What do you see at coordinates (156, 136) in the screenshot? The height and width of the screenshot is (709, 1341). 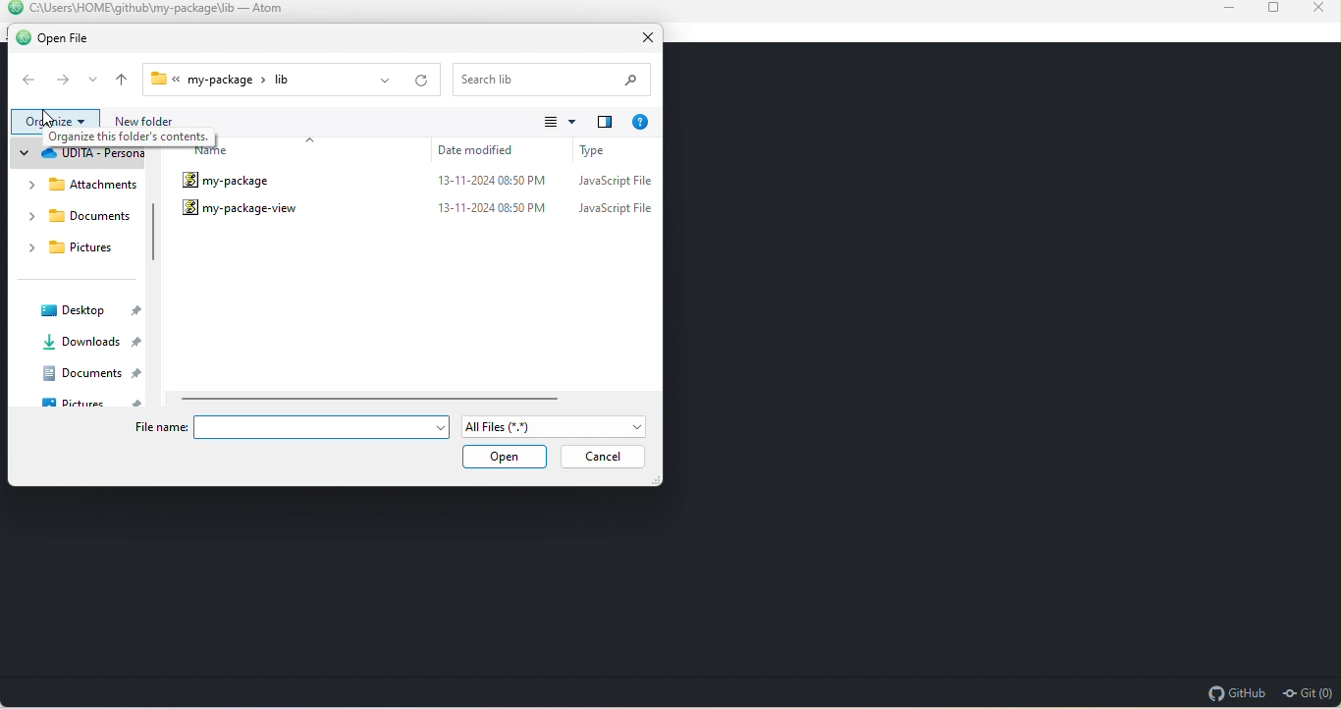 I see `organize this folders contents` at bounding box center [156, 136].